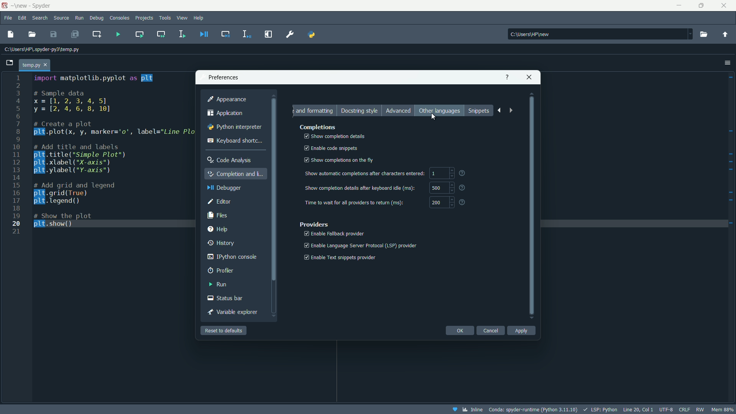  I want to click on editor, so click(219, 201).